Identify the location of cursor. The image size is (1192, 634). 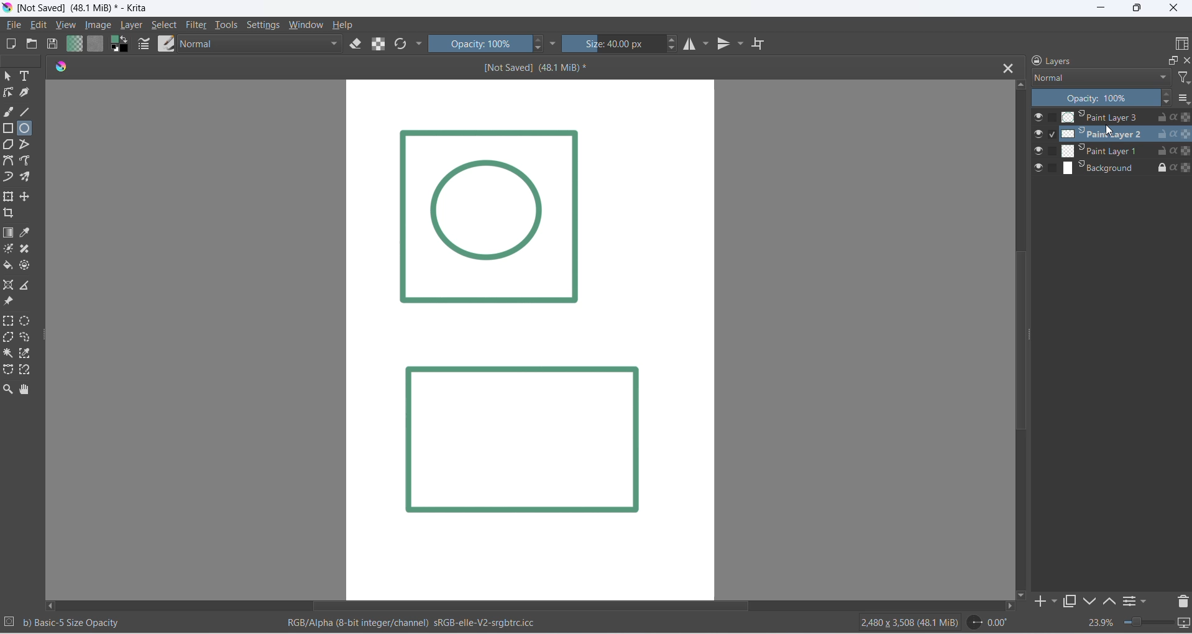
(1108, 134).